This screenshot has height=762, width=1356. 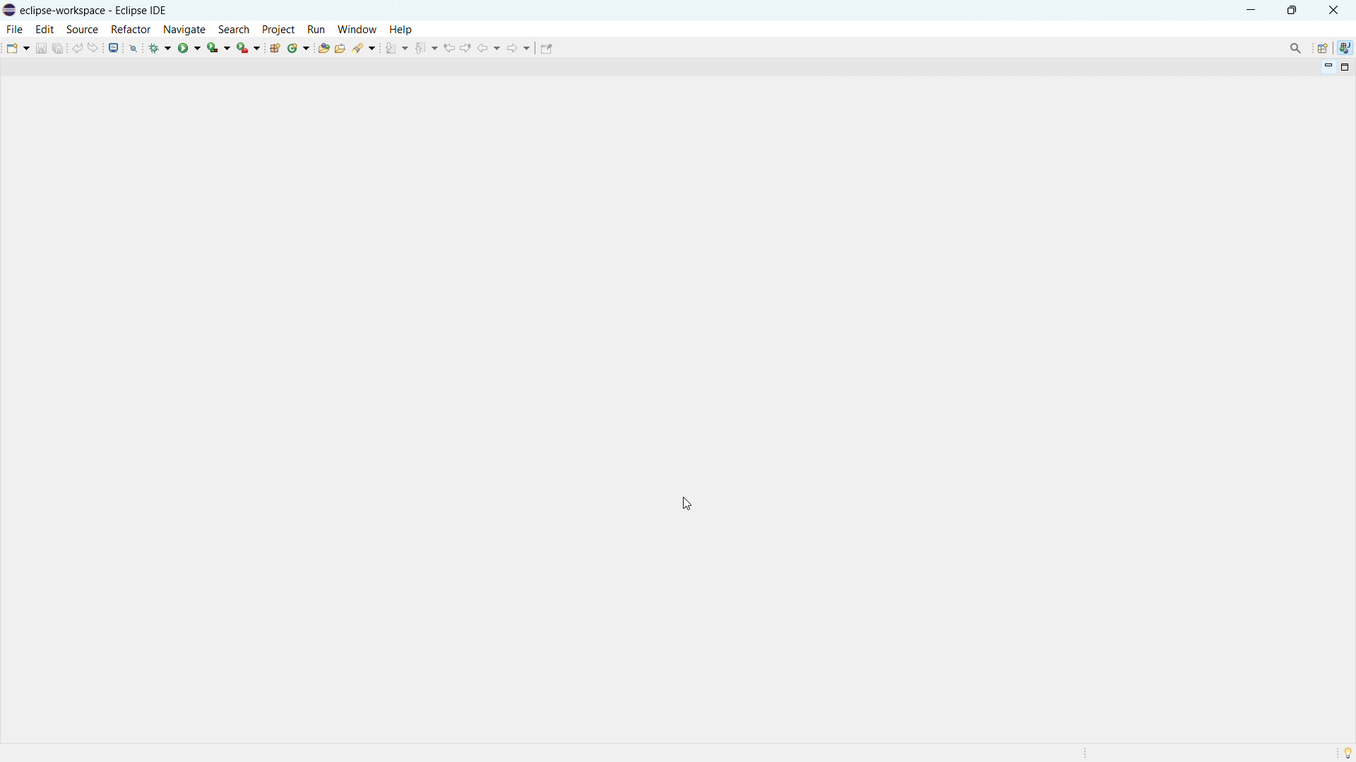 I want to click on next annotation, so click(x=395, y=48).